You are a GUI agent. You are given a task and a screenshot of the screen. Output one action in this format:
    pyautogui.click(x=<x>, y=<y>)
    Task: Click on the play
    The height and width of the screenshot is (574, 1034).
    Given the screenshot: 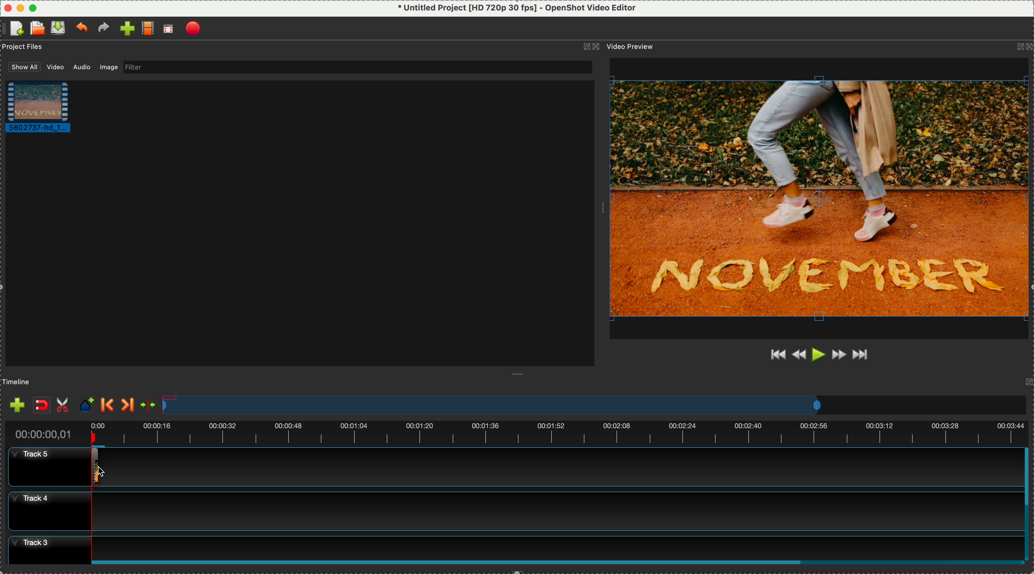 What is the action you would take?
    pyautogui.click(x=819, y=355)
    